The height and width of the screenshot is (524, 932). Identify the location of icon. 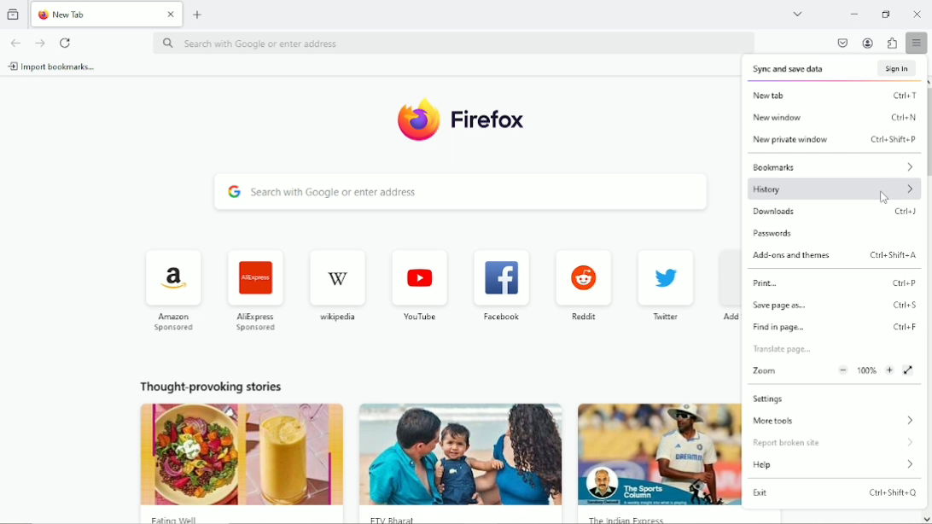
(584, 277).